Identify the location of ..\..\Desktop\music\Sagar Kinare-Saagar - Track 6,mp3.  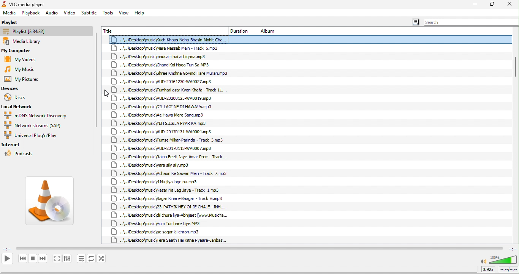
(170, 198).